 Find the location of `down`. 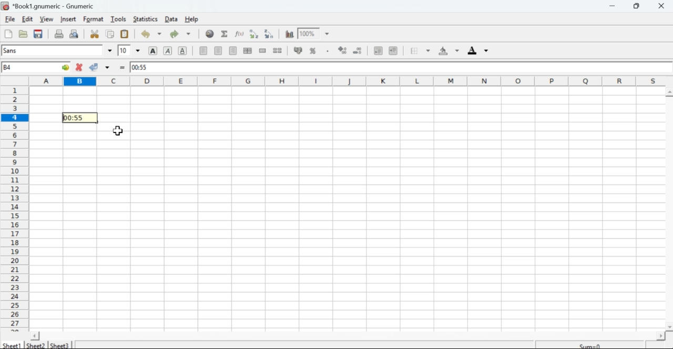

down is located at coordinates (139, 50).